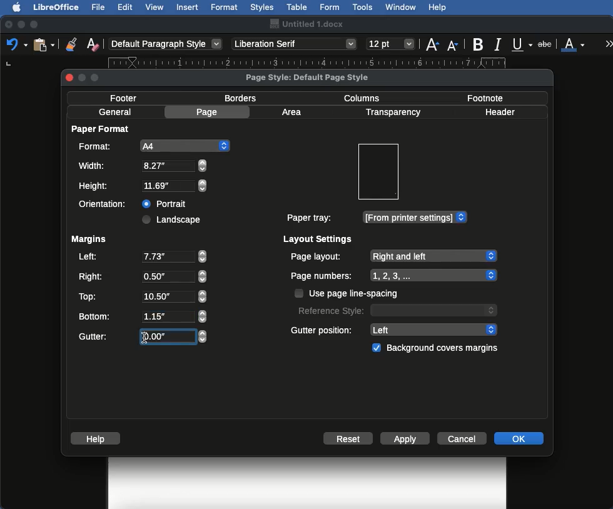 Image resolution: width=613 pixels, height=509 pixels. I want to click on Gutter, so click(143, 337).